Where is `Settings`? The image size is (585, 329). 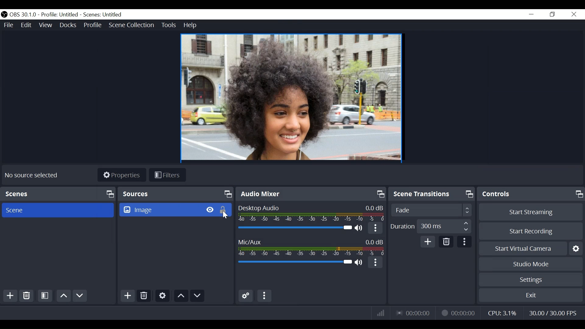 Settings is located at coordinates (530, 280).